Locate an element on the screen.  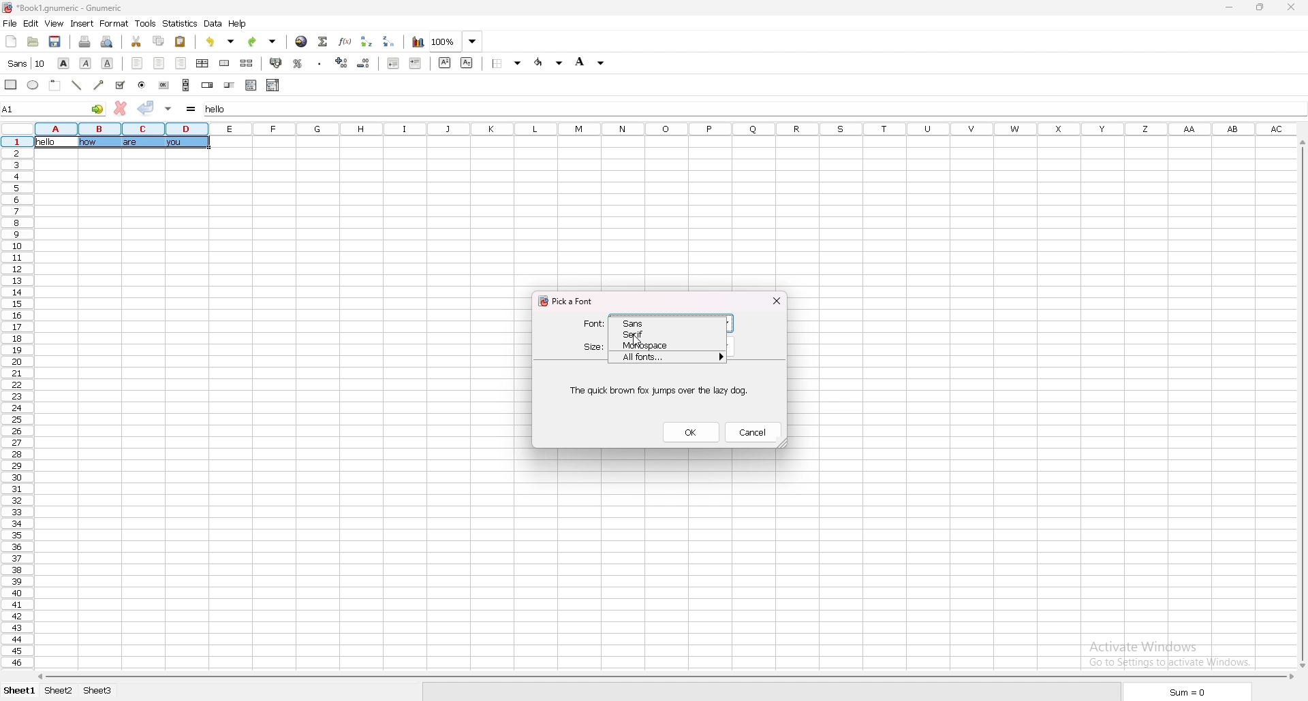
help is located at coordinates (239, 24).